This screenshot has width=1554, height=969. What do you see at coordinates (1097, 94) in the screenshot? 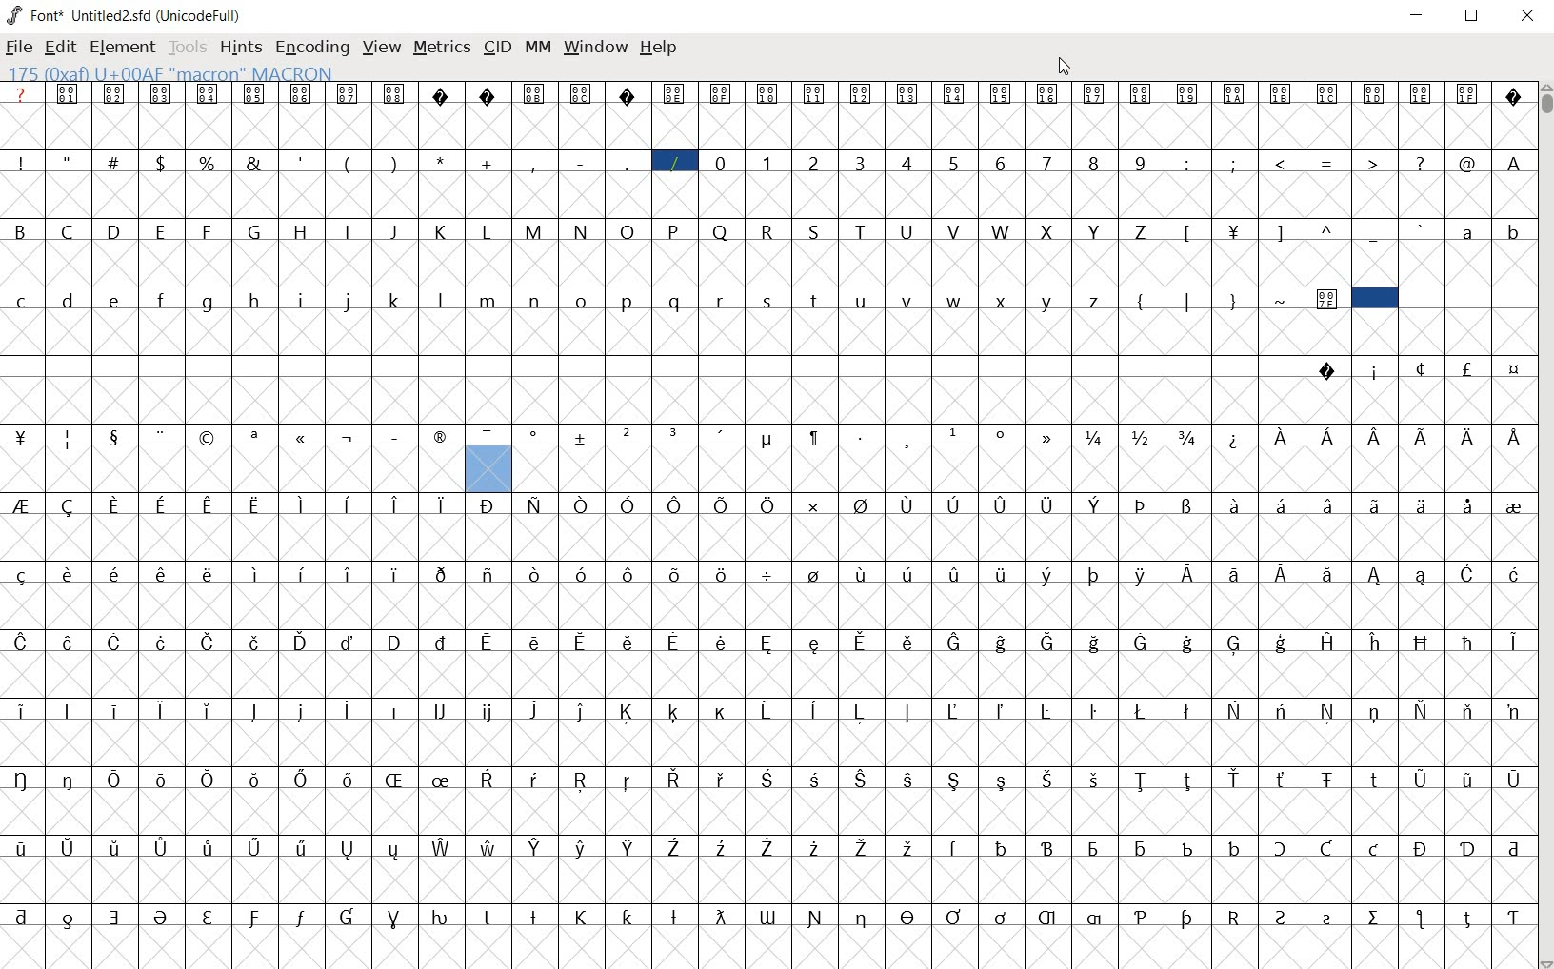
I see `Symbol` at bounding box center [1097, 94].